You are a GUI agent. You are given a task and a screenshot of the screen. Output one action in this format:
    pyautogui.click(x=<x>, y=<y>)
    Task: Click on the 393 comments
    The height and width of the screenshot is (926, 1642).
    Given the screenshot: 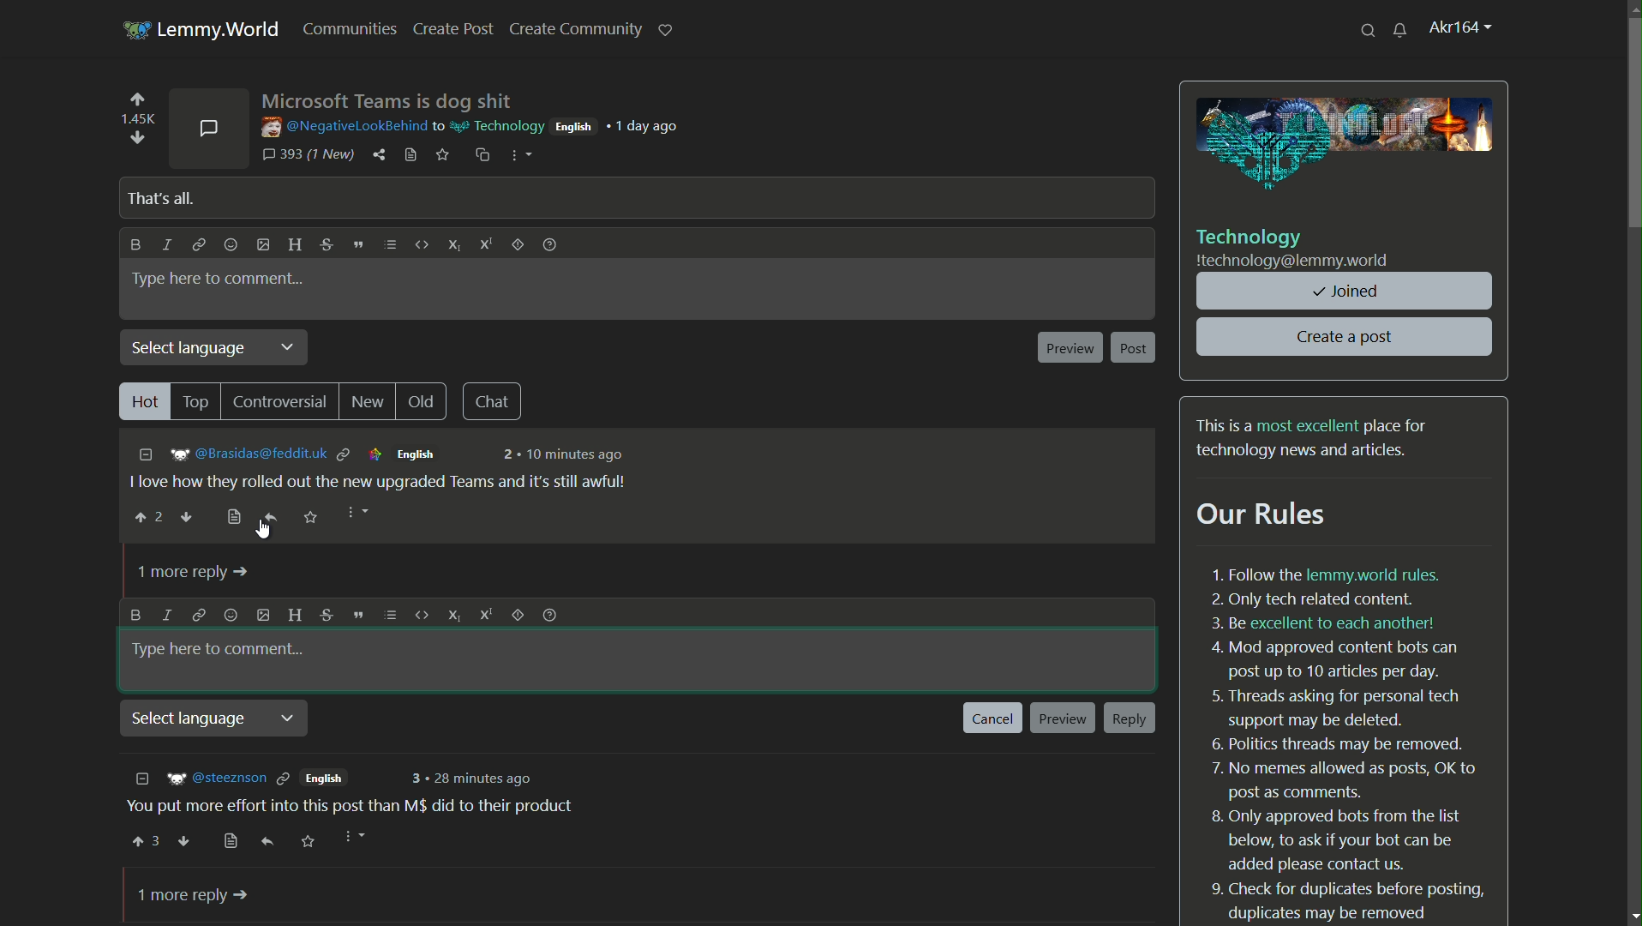 What is the action you would take?
    pyautogui.click(x=308, y=155)
    